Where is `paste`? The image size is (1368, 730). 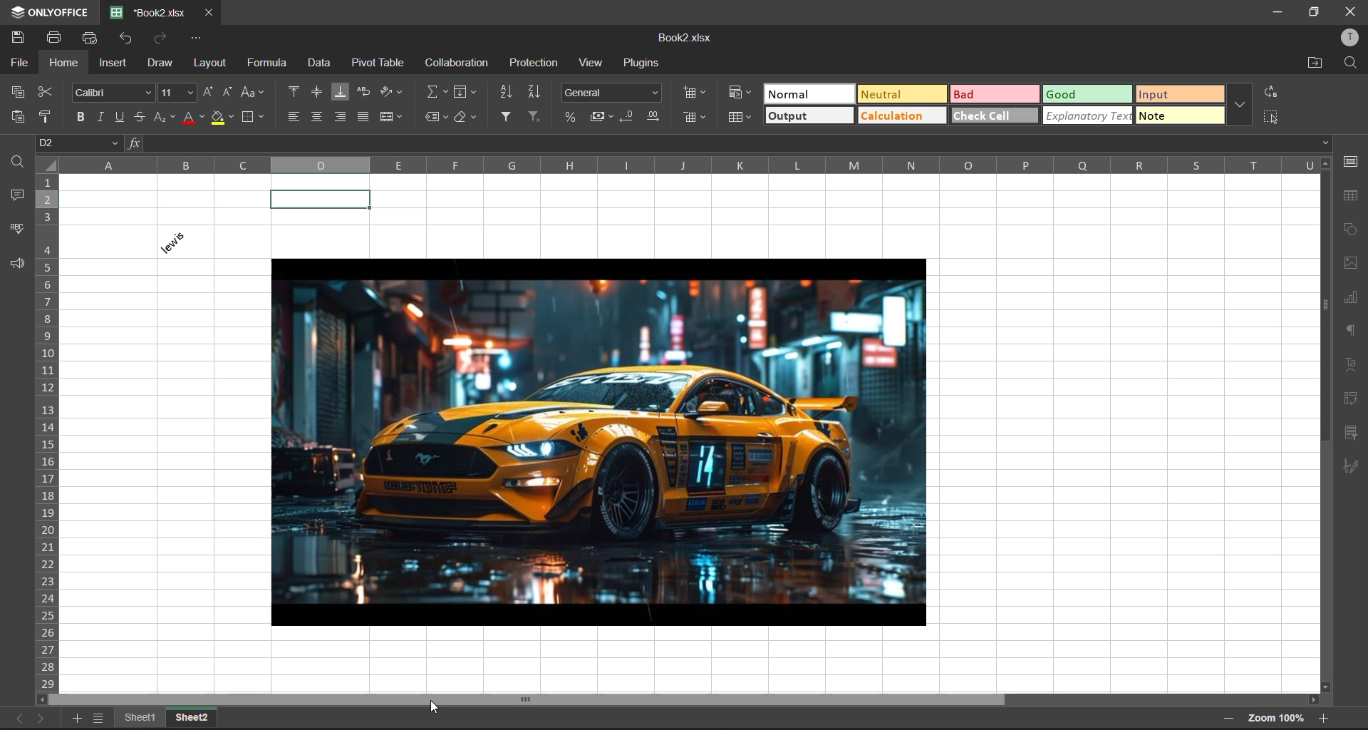 paste is located at coordinates (19, 118).